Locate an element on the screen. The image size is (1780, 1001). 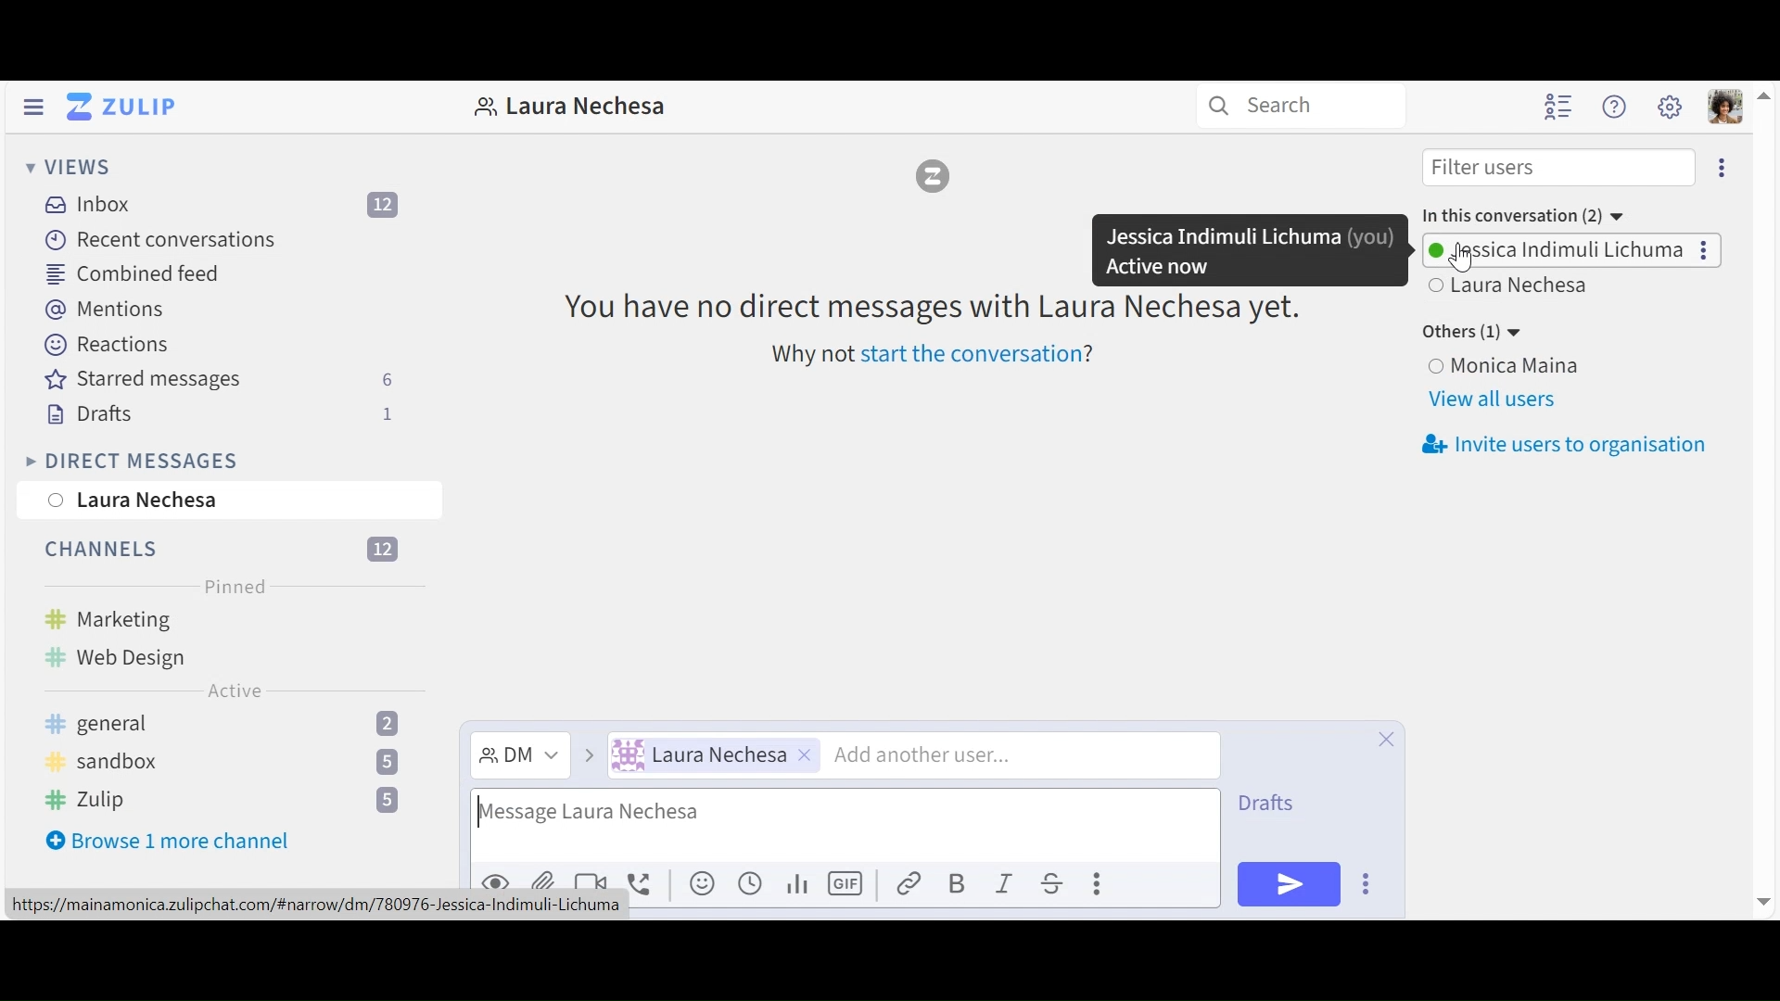
Dialogue message showing user name and status is located at coordinates (1249, 248).